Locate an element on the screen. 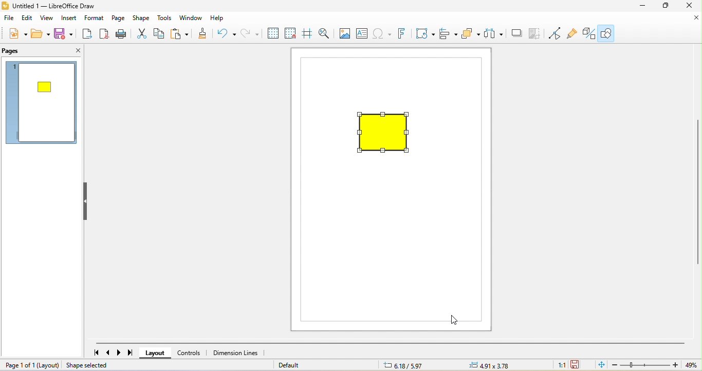 The image size is (702, 371). paste is located at coordinates (181, 35).